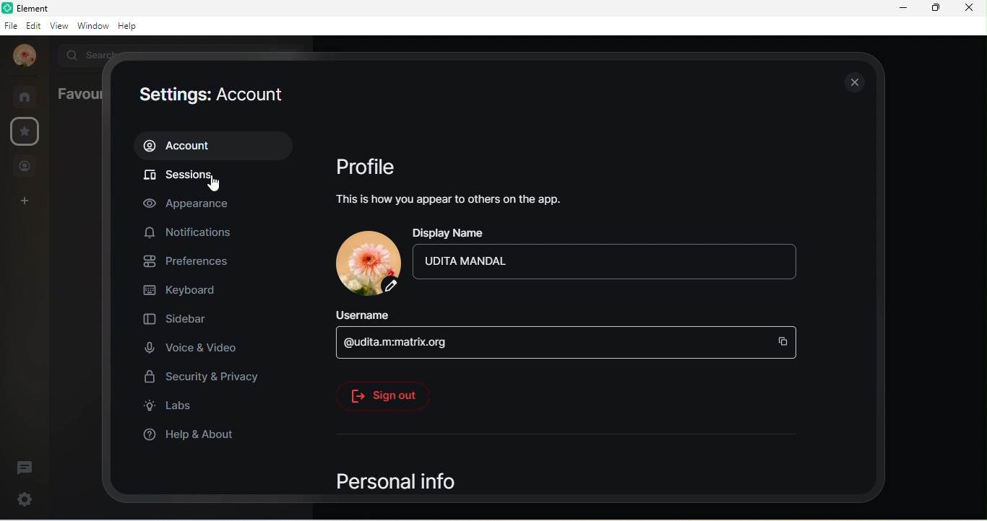 The height and width of the screenshot is (521, 987). I want to click on @udita.m.matrix.org, so click(566, 342).